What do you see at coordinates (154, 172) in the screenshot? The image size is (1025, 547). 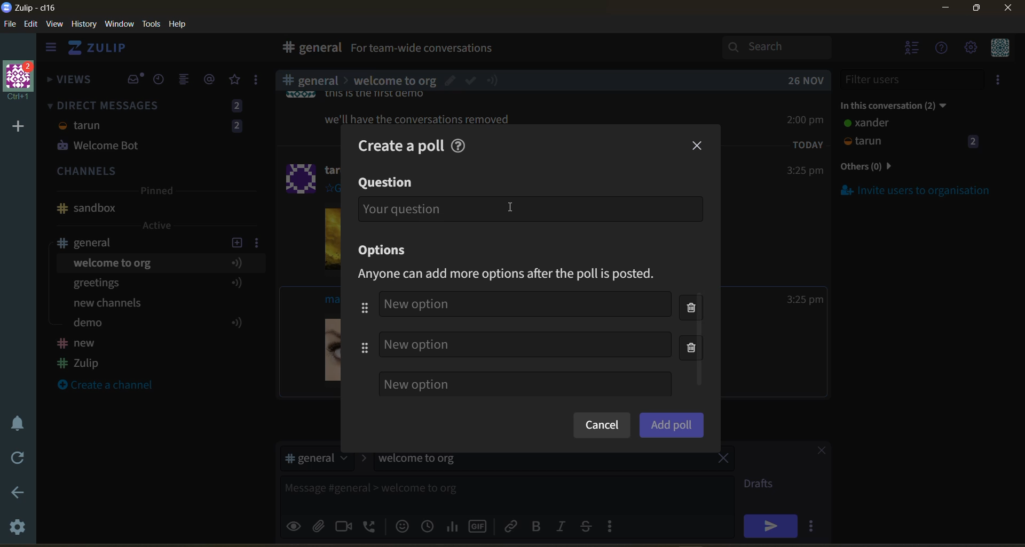 I see `channels` at bounding box center [154, 172].